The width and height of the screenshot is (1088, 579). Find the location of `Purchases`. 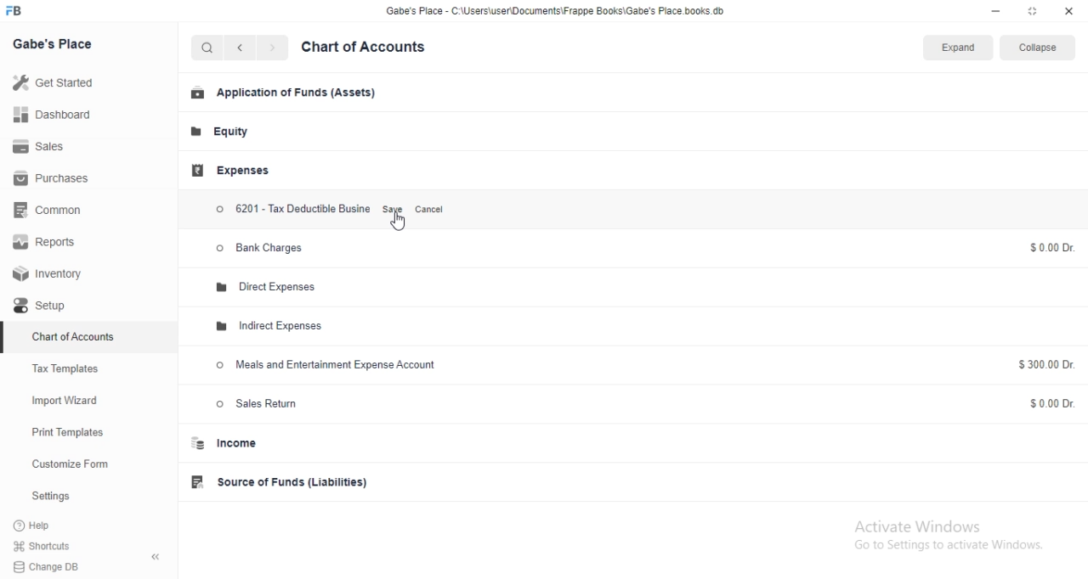

Purchases is located at coordinates (56, 180).